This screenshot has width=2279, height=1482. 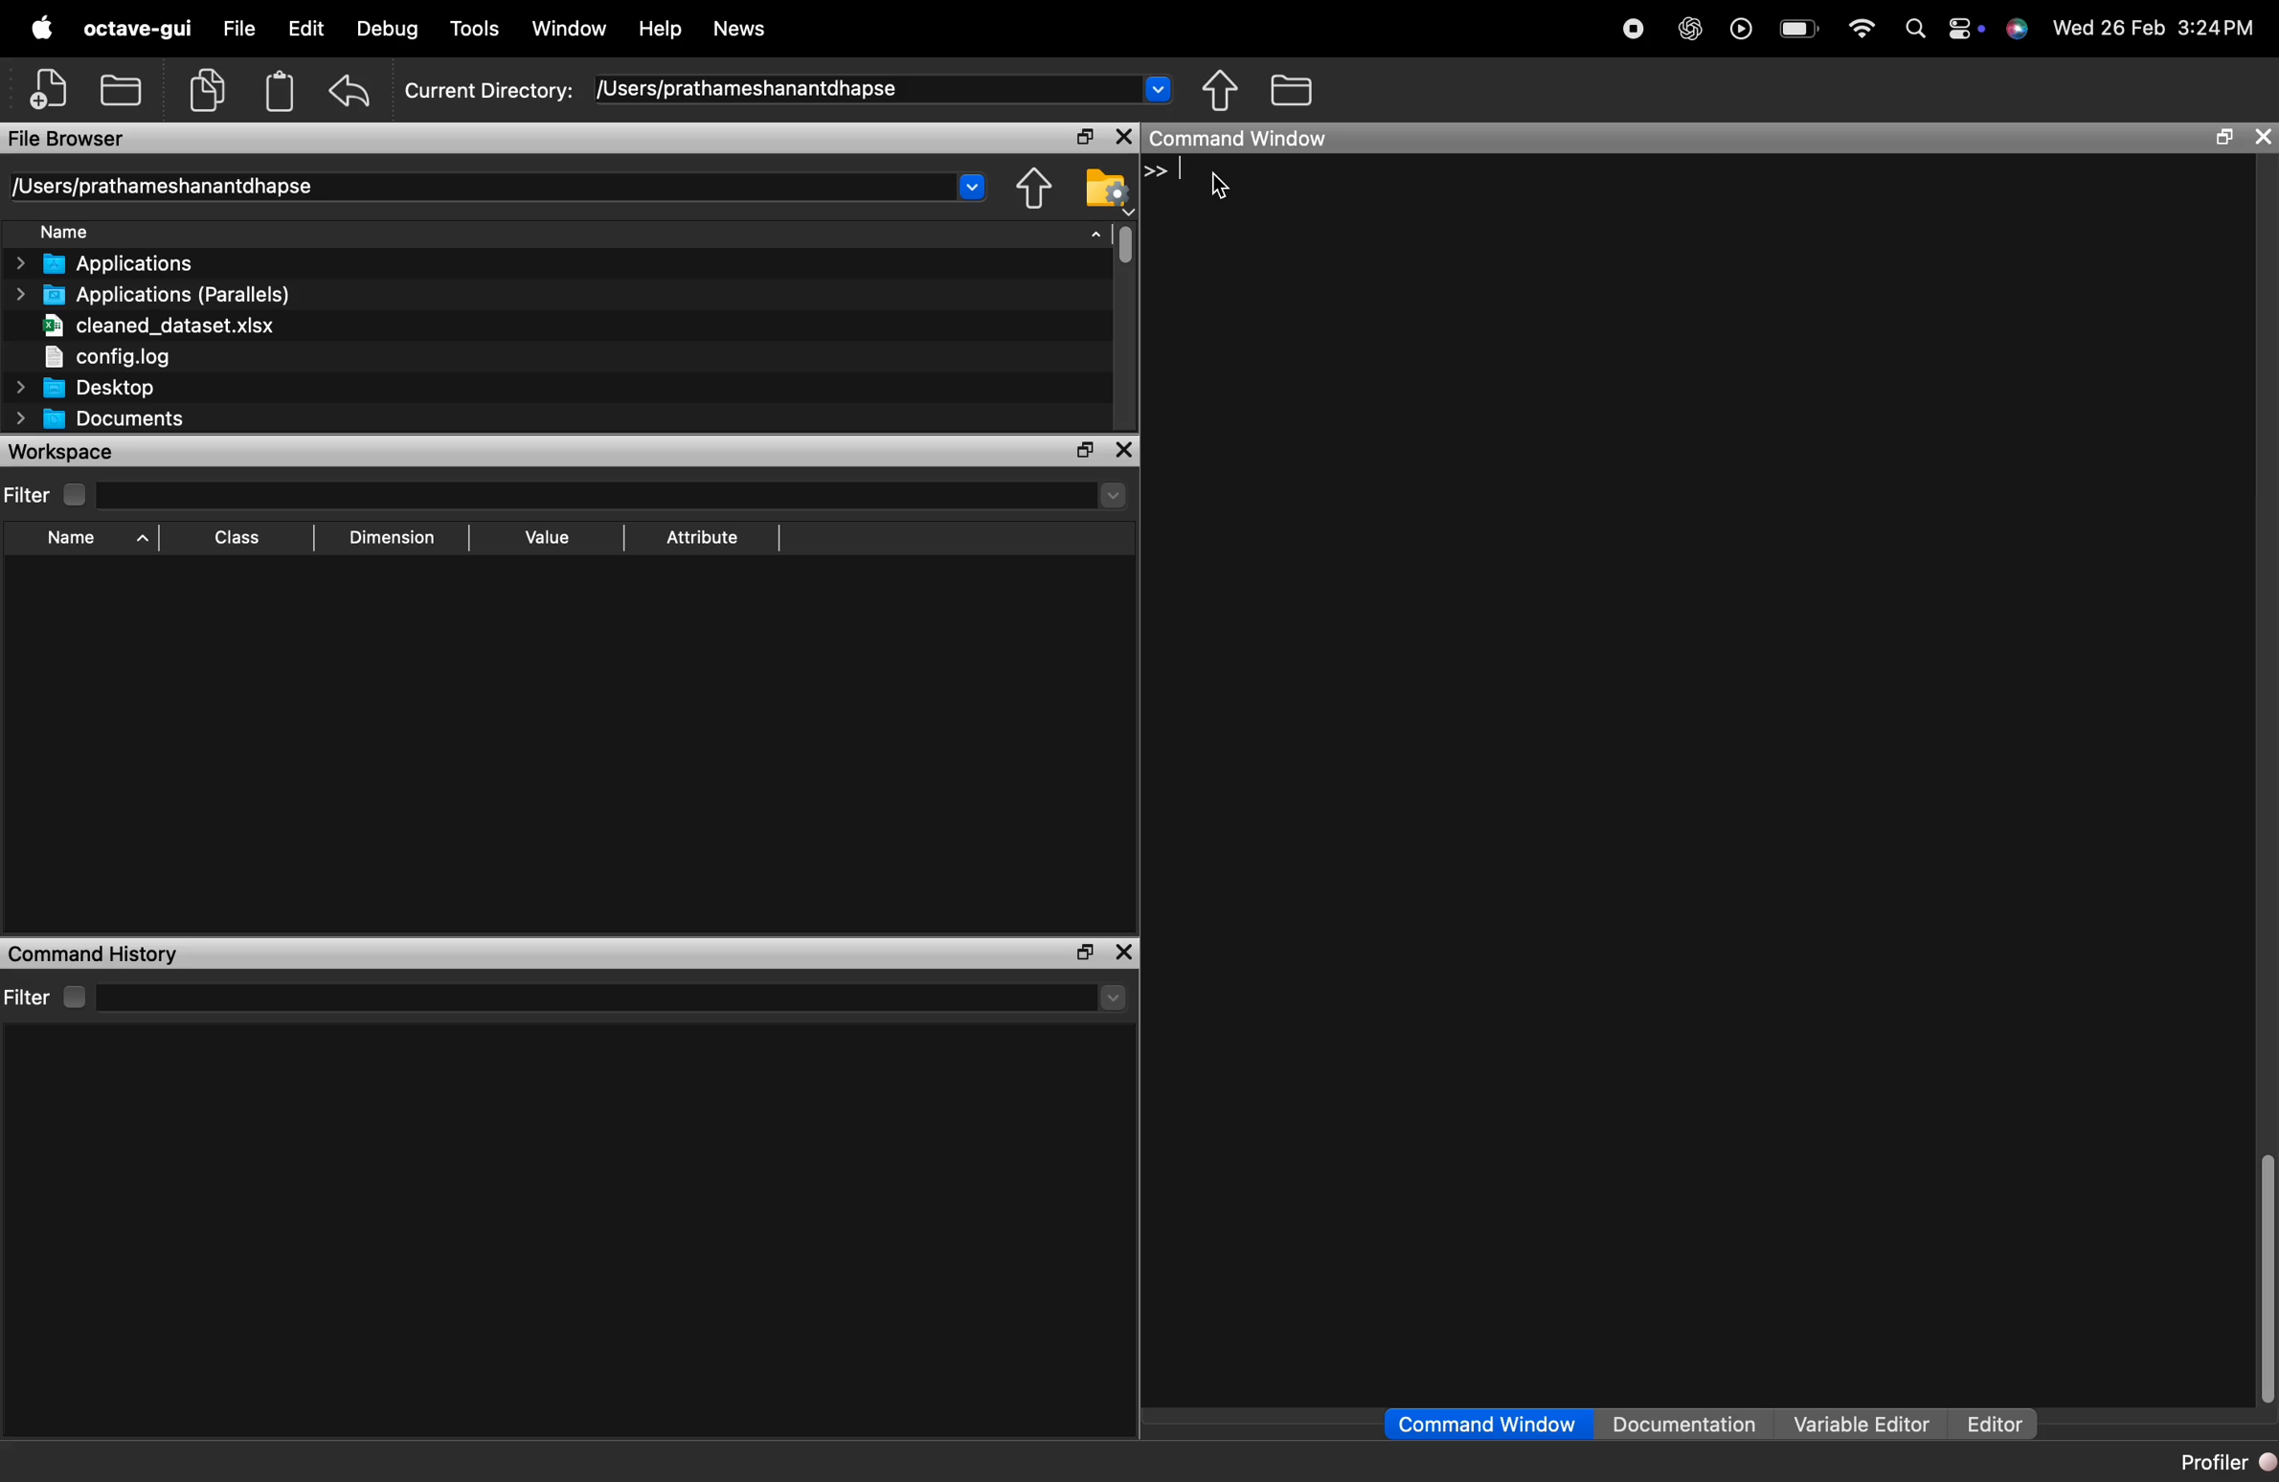 I want to click on battery, so click(x=1793, y=31).